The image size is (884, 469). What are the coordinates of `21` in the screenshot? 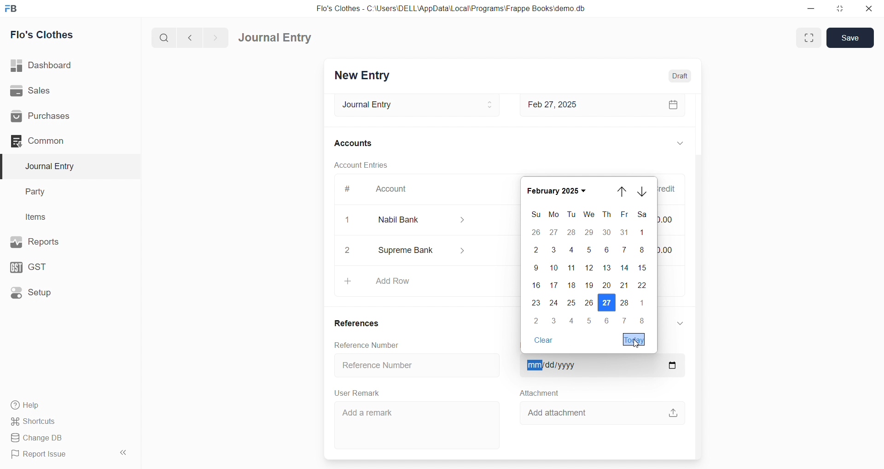 It's located at (624, 285).